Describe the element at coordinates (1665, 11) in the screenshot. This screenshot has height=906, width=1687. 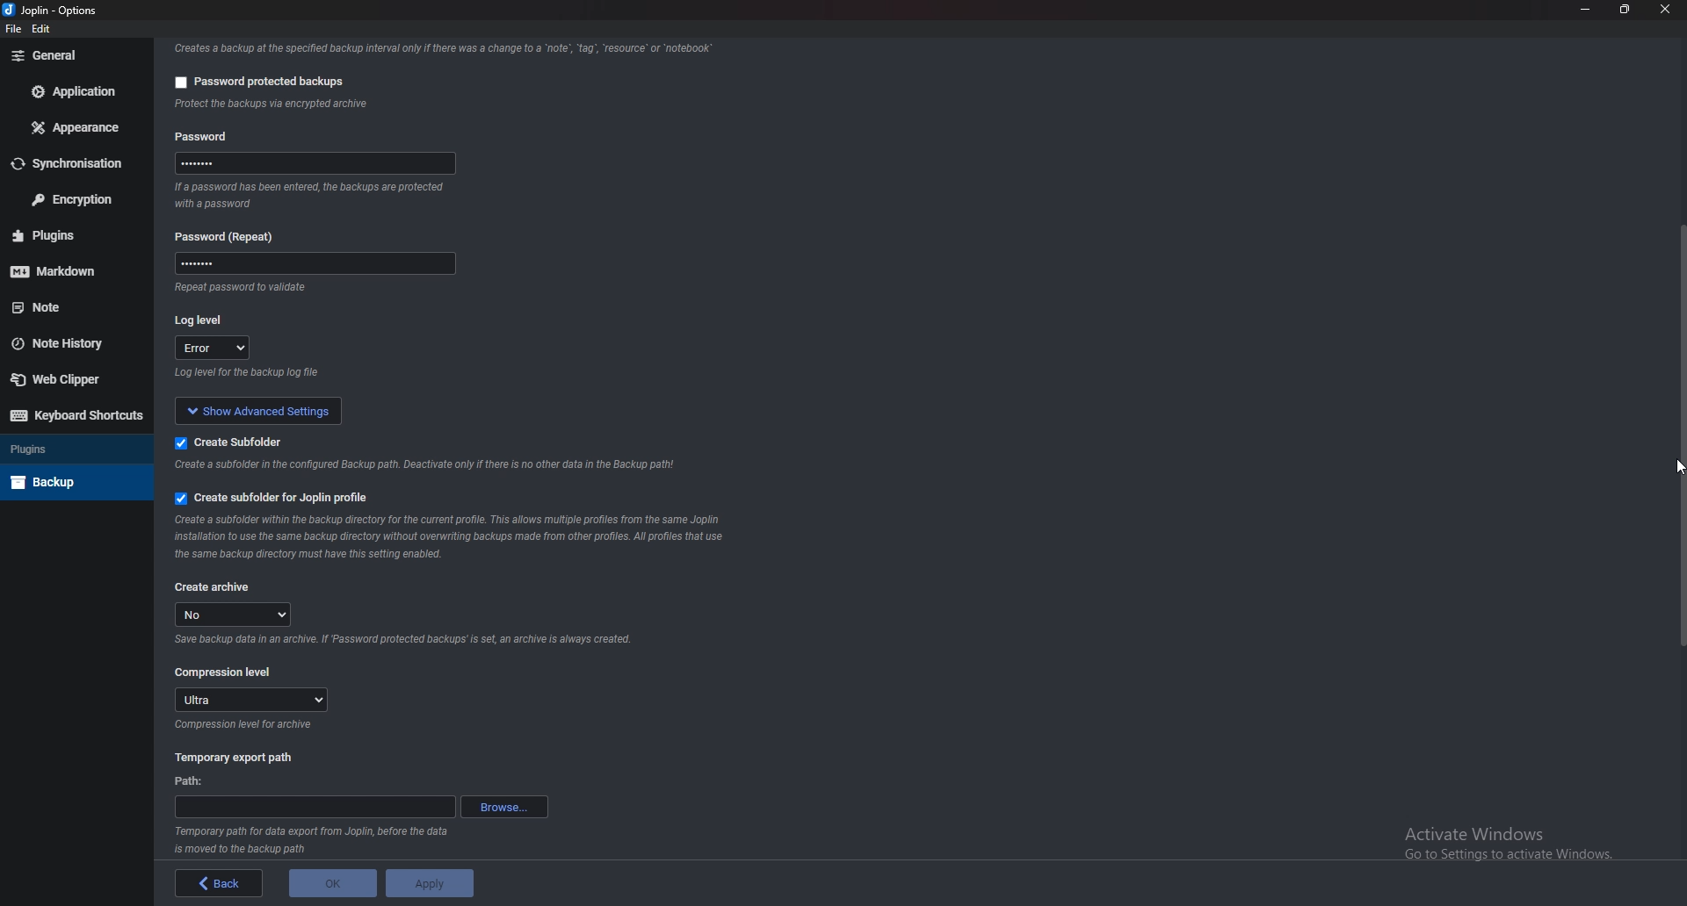
I see `close` at that location.